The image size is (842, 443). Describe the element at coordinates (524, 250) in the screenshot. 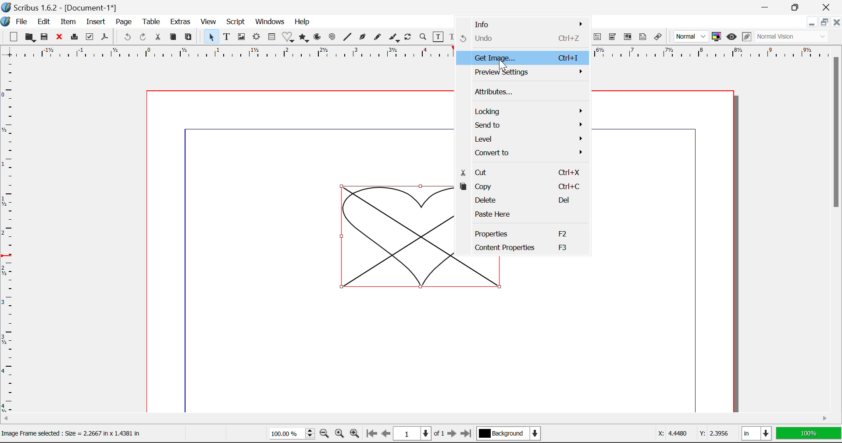

I see `Content Properties` at that location.